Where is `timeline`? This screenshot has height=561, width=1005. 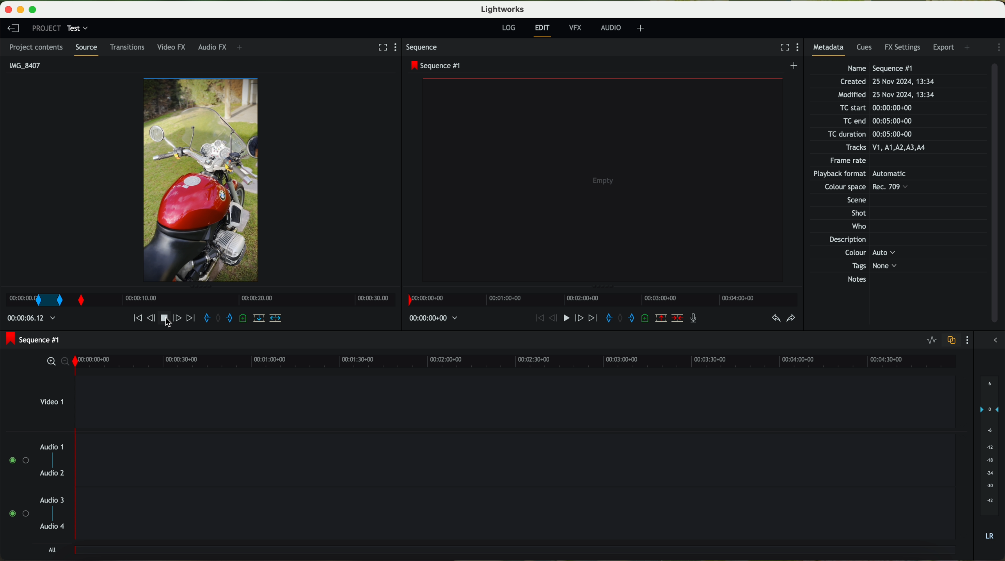
timeline is located at coordinates (516, 361).